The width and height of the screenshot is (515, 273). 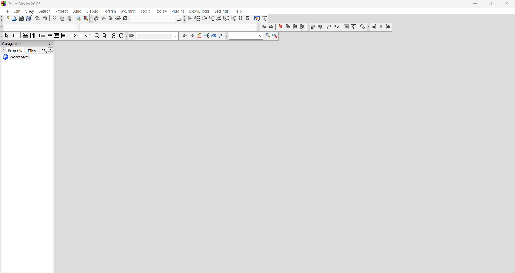 I want to click on FSy, so click(x=44, y=51).